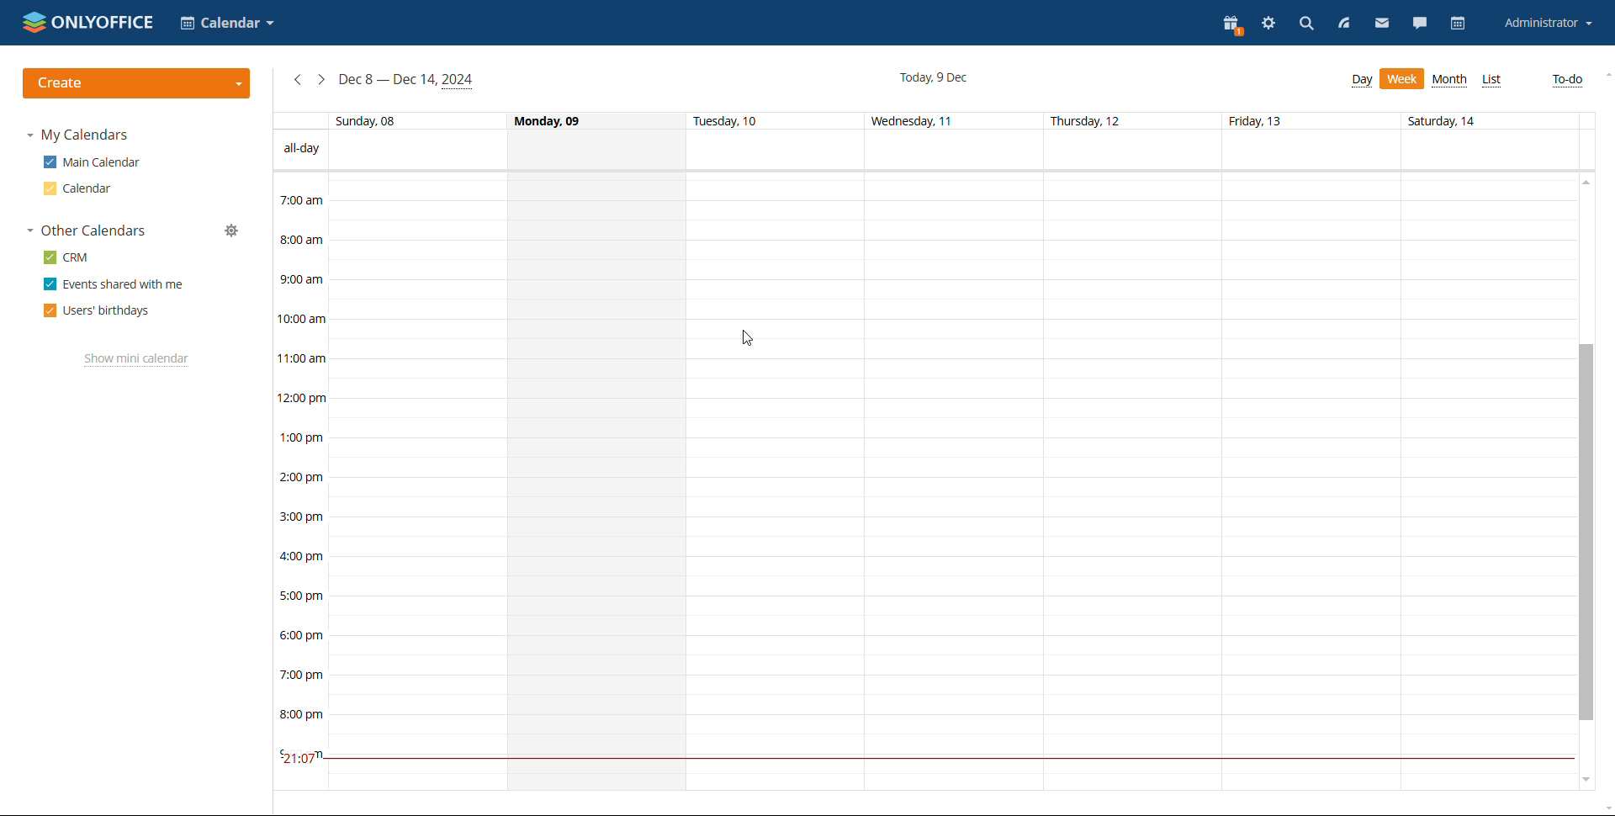 Image resolution: width=1615 pixels, height=816 pixels. What do you see at coordinates (746, 339) in the screenshot?
I see `cursor` at bounding box center [746, 339].